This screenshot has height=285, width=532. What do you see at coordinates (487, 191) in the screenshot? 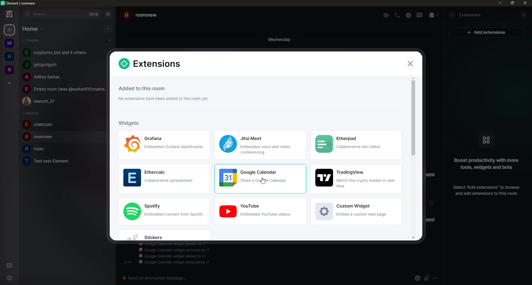
I see `add` at bounding box center [487, 191].